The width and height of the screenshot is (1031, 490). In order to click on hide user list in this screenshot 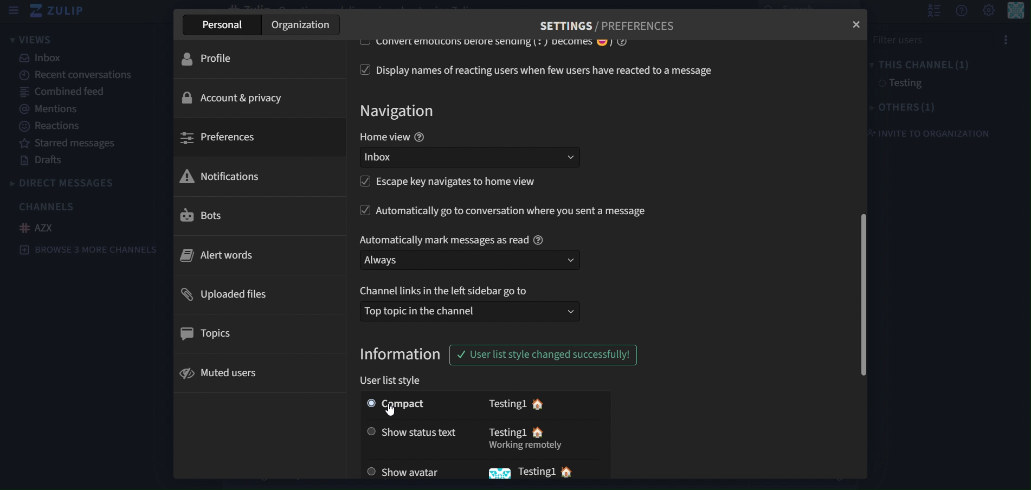, I will do `click(931, 11)`.